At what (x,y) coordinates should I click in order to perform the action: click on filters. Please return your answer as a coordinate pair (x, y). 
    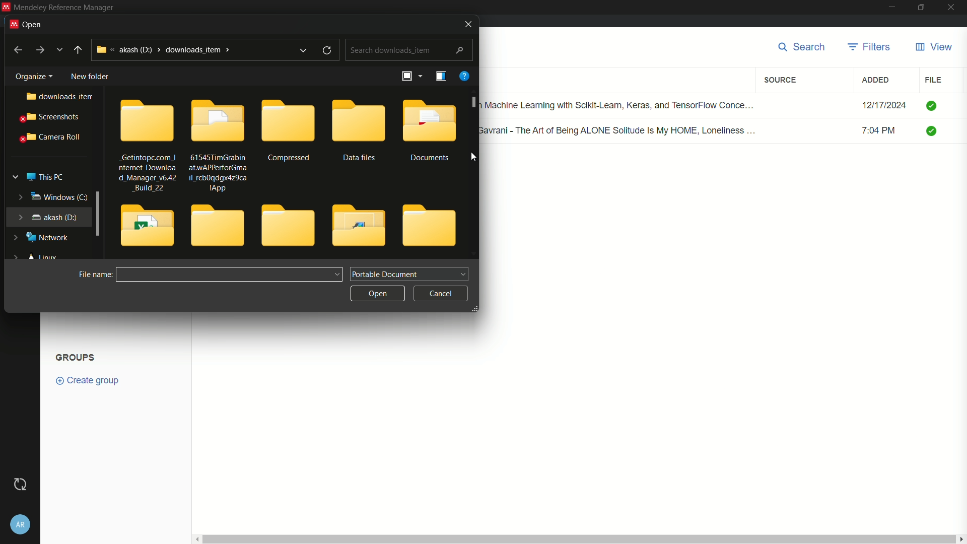
    Looking at the image, I should click on (870, 47).